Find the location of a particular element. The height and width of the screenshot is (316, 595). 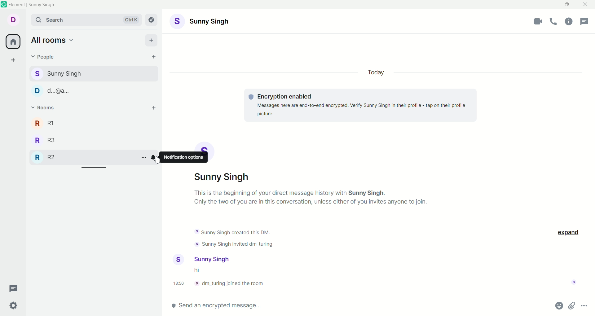

rooms is located at coordinates (44, 108).